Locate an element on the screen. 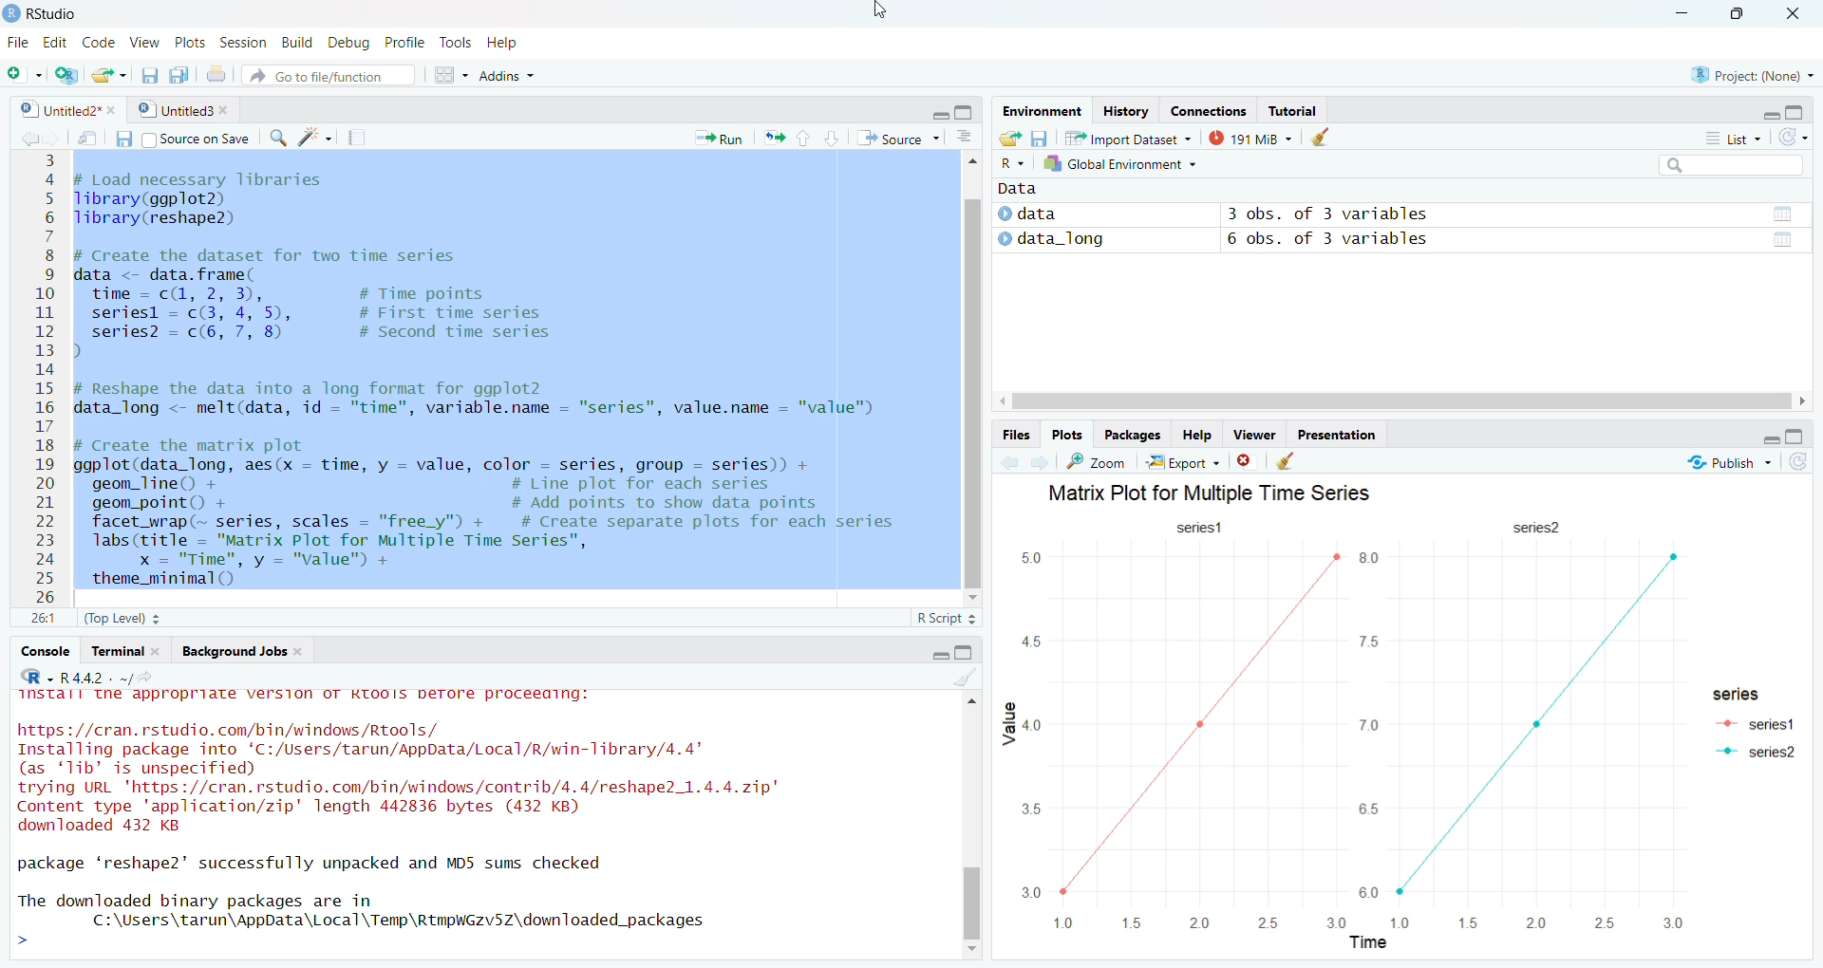 This screenshot has width=1823, height=968. Source on Save is located at coordinates (182, 138).